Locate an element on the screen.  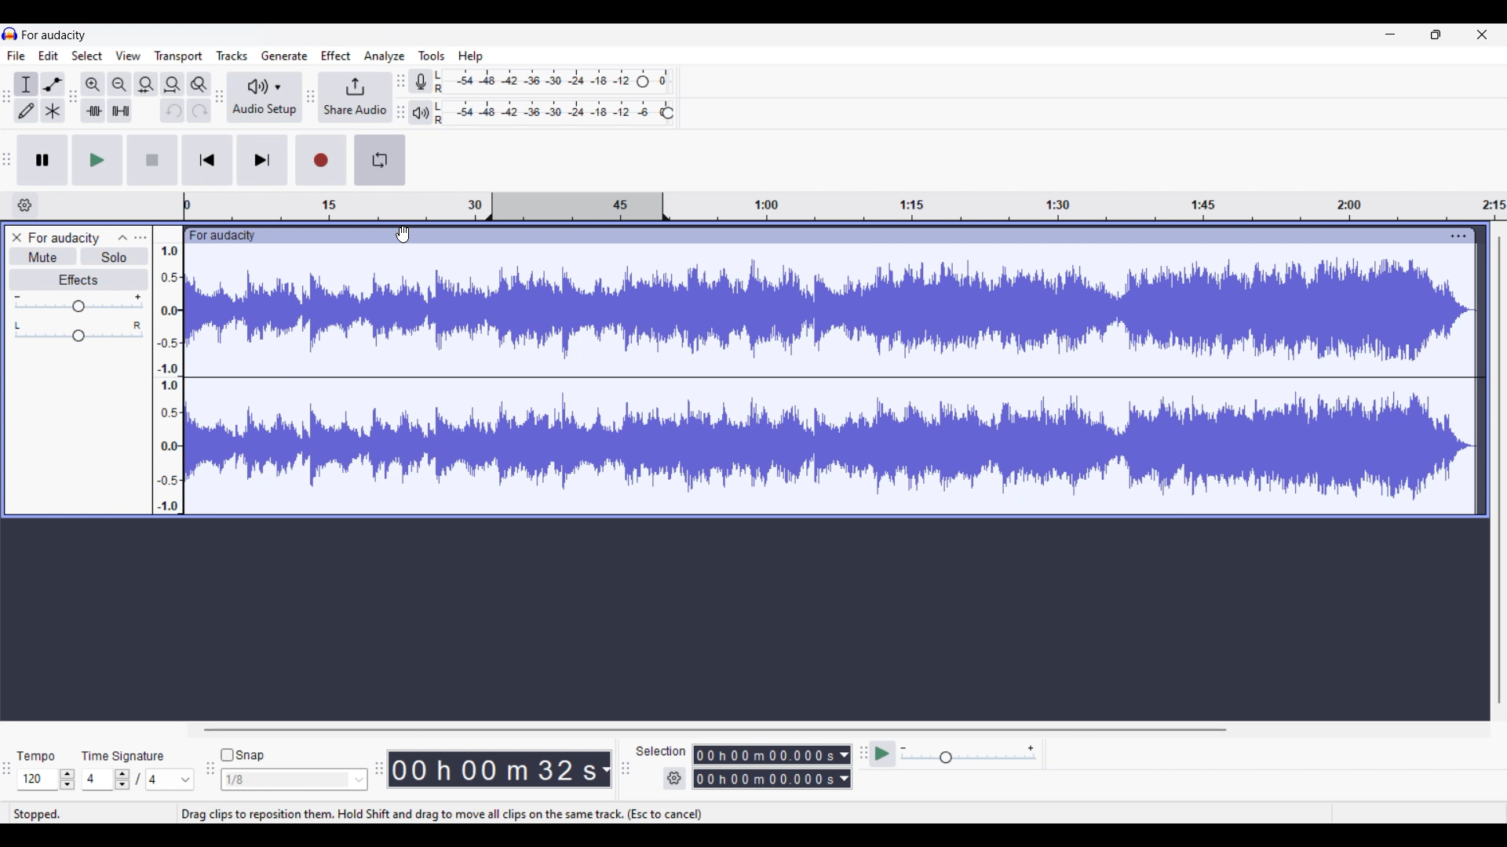
Snap toggle is located at coordinates (243, 754).